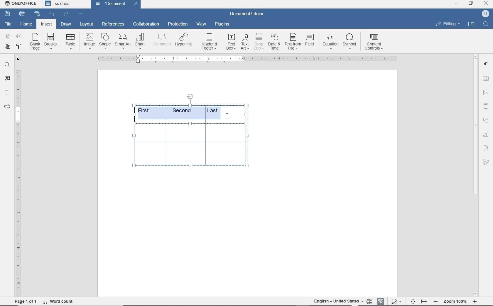 The image size is (493, 306). I want to click on text art, so click(245, 41).